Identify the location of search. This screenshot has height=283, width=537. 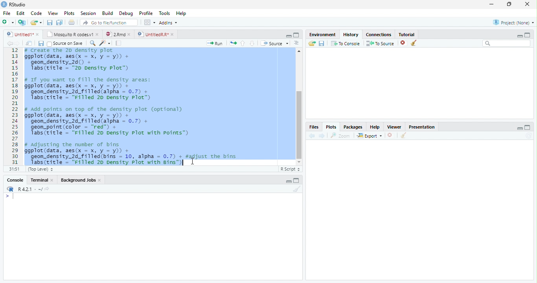
(91, 43).